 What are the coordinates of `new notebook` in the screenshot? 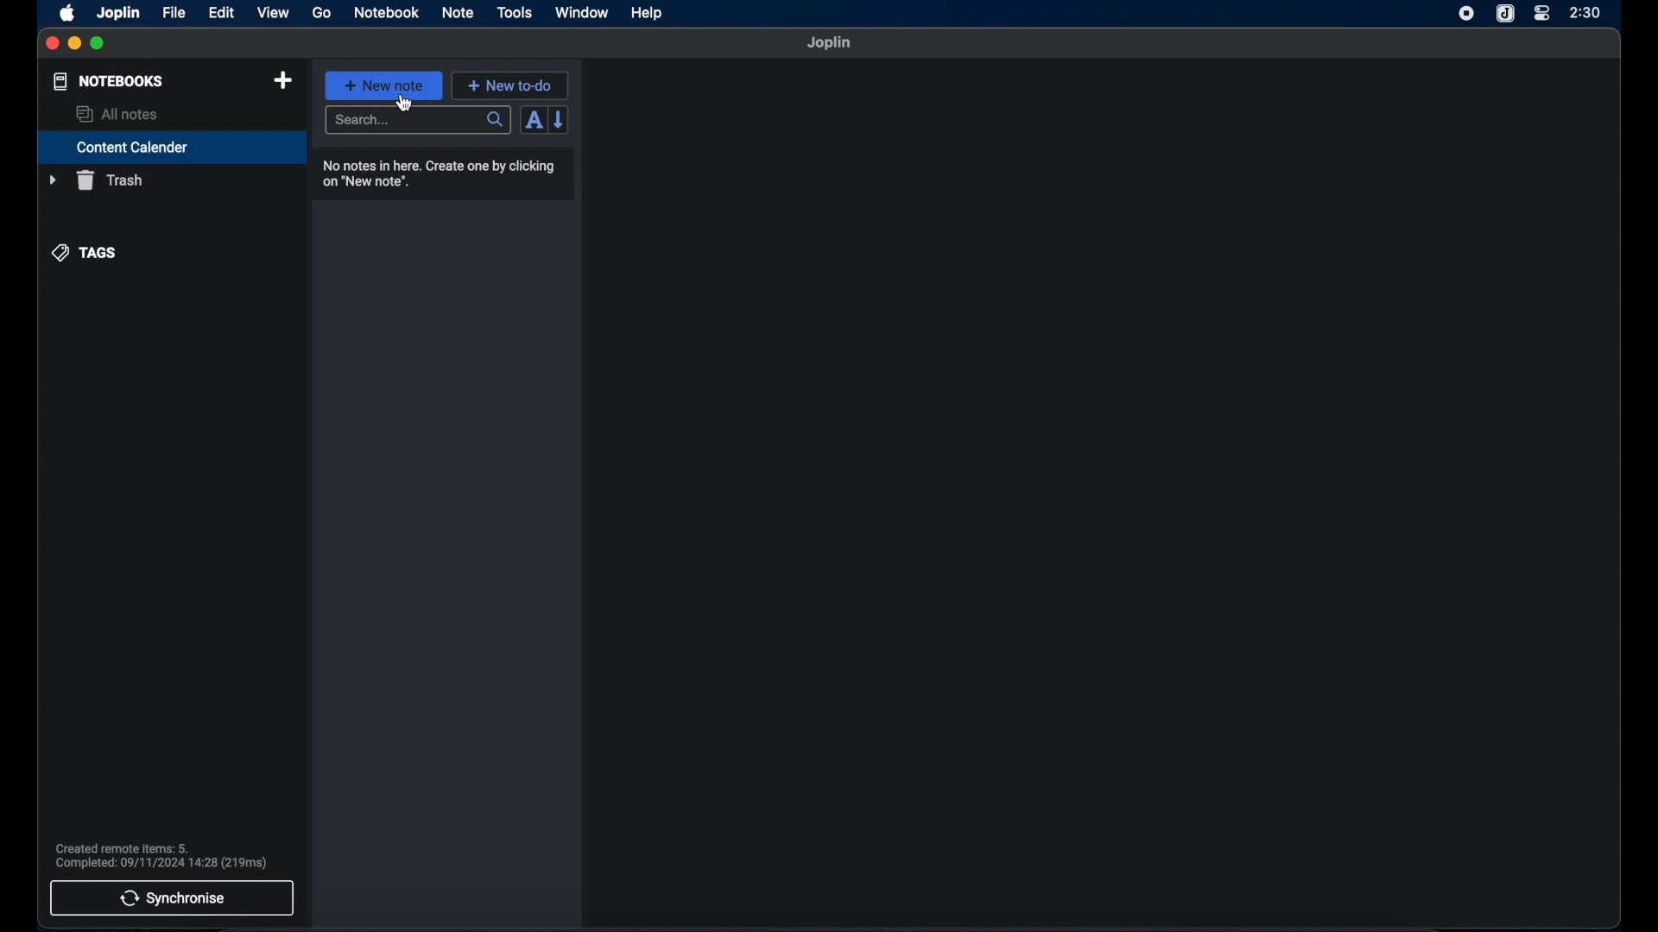 It's located at (284, 81).